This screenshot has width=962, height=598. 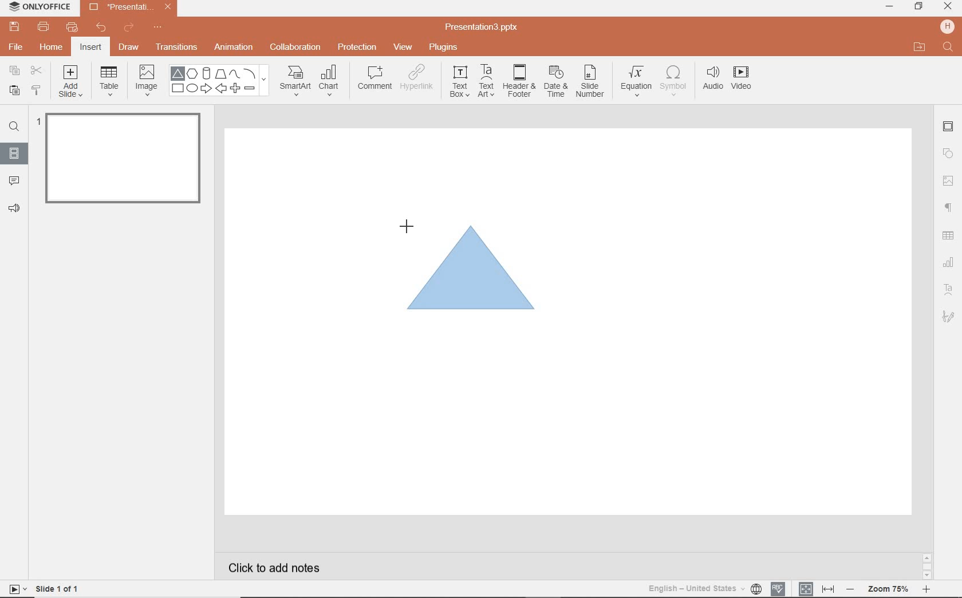 I want to click on SHAPES, so click(x=219, y=81).